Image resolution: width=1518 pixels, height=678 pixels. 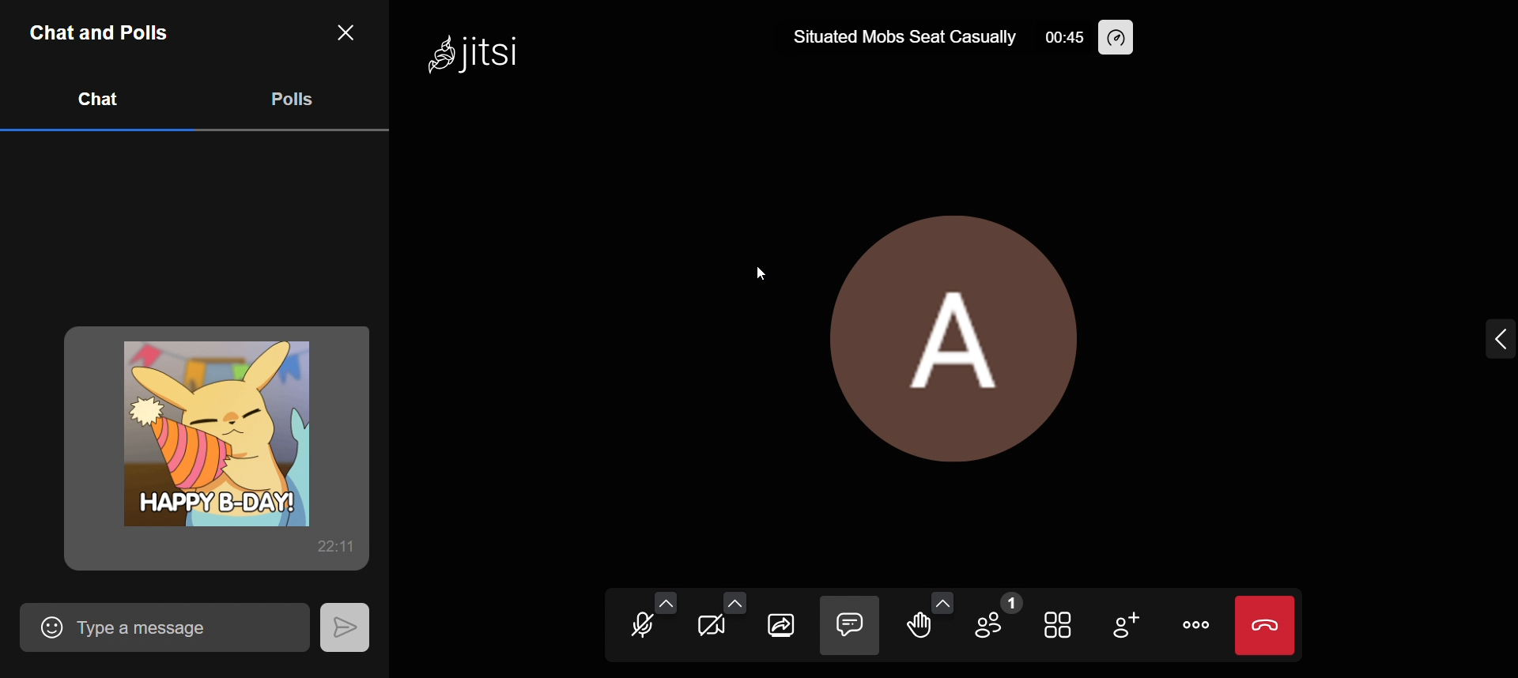 What do you see at coordinates (343, 624) in the screenshot?
I see `send message` at bounding box center [343, 624].